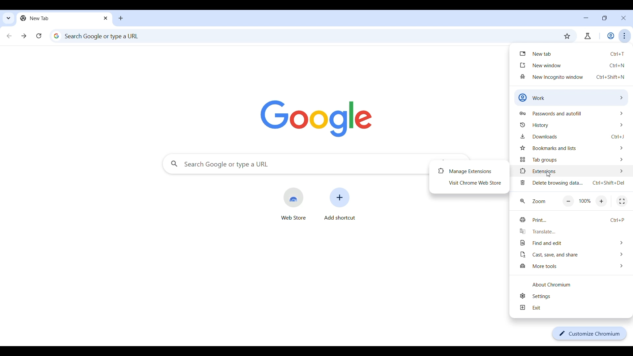 This screenshot has width=633, height=356. What do you see at coordinates (622, 201) in the screenshot?
I see `Fullscreen` at bounding box center [622, 201].